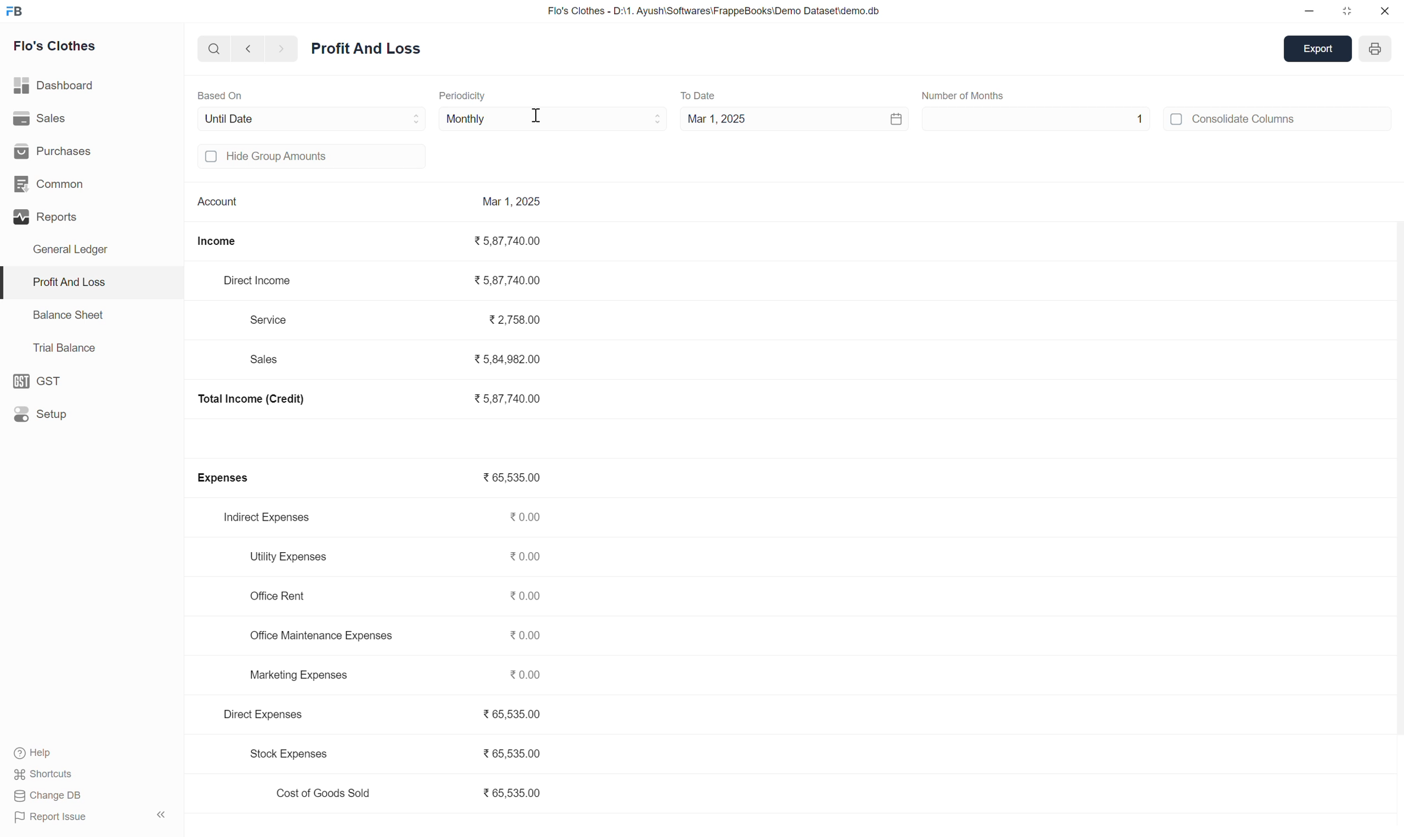 This screenshot has width=1404, height=837. Describe the element at coordinates (285, 755) in the screenshot. I see `Stock Expenses` at that location.